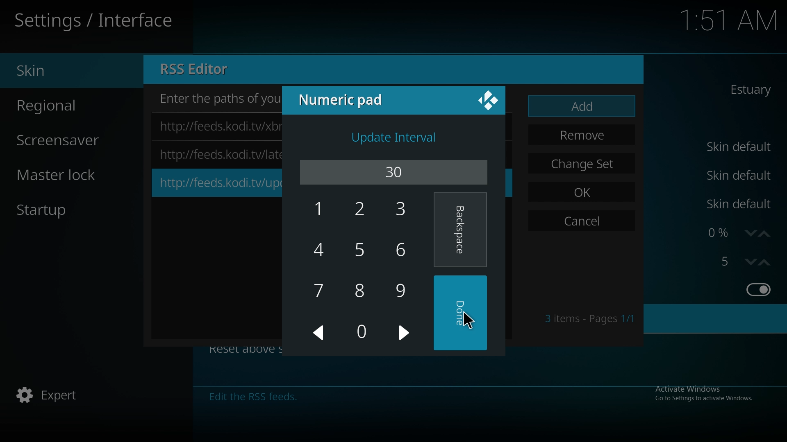  Describe the element at coordinates (741, 147) in the screenshot. I see `skin default` at that location.